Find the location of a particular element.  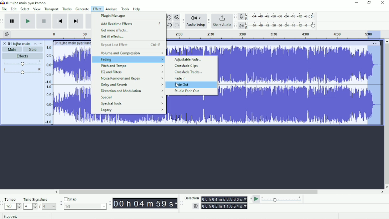

Fade Out is located at coordinates (182, 85).